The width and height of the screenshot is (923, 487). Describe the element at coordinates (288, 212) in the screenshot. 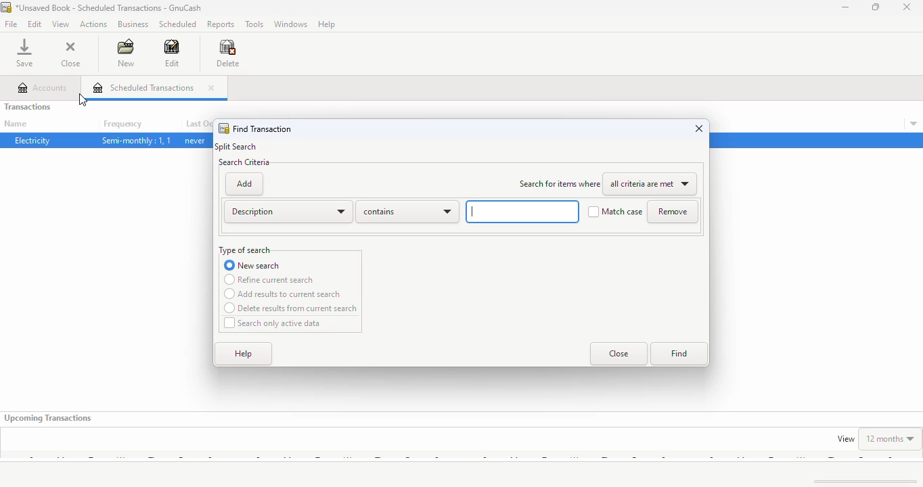

I see `description` at that location.